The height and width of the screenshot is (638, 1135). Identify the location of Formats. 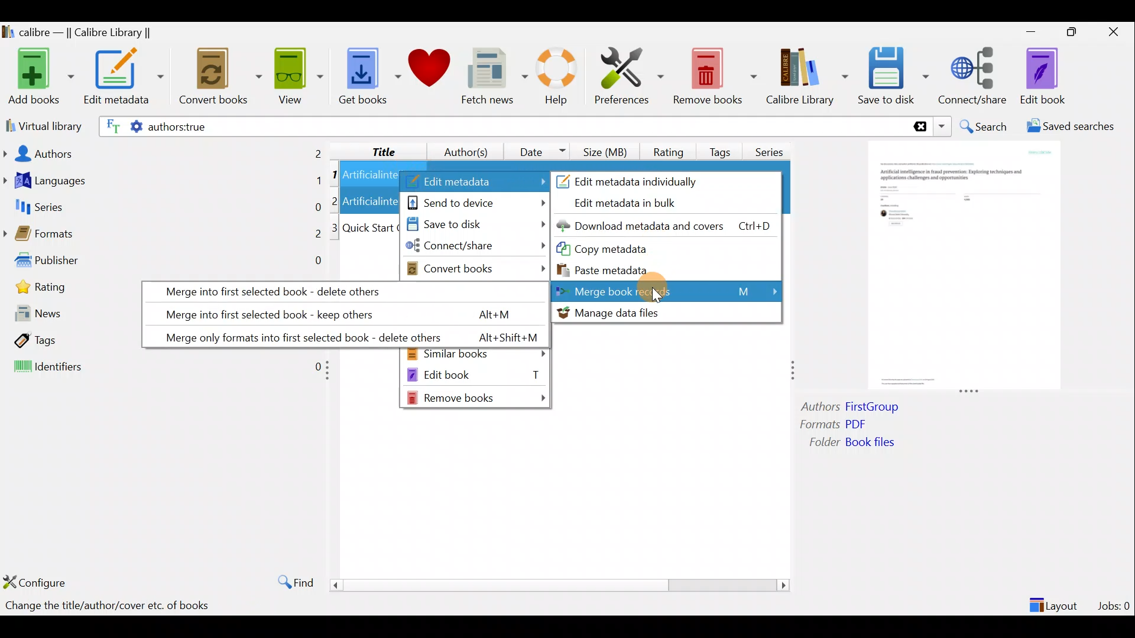
(163, 237).